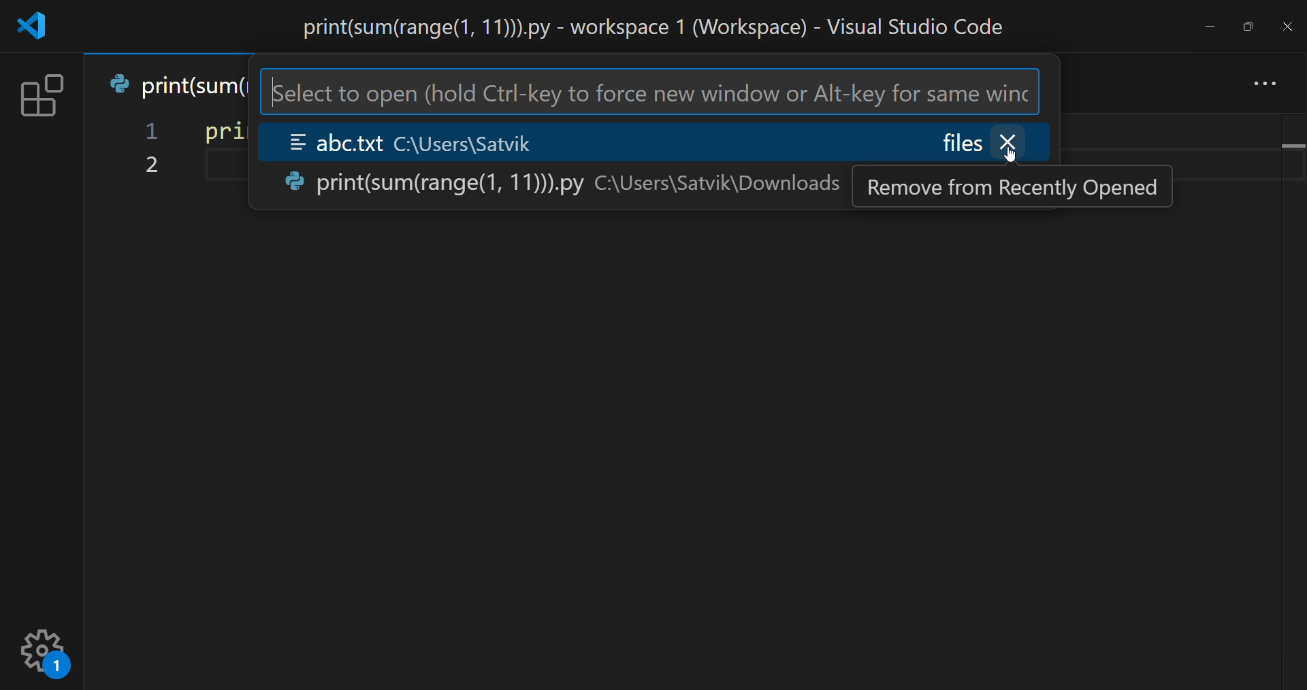  I want to click on abc.txt C:\Users\Satvik, so click(441, 139).